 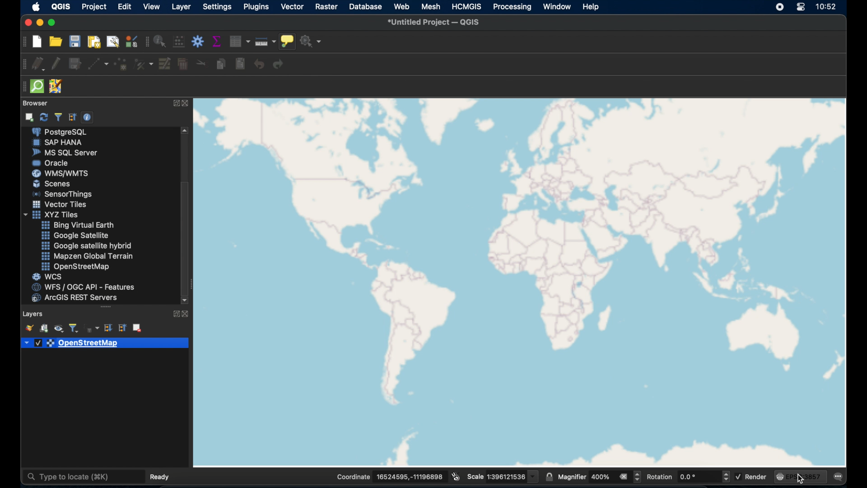 I want to click on identify feature, so click(x=160, y=43).